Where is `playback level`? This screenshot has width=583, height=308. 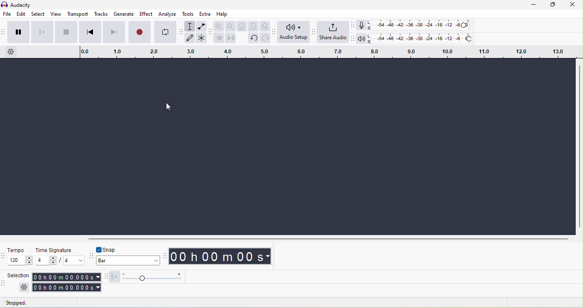 playback level is located at coordinates (420, 39).